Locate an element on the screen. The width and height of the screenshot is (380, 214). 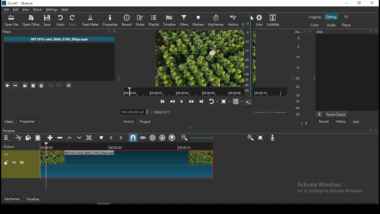
close is located at coordinates (376, 131).